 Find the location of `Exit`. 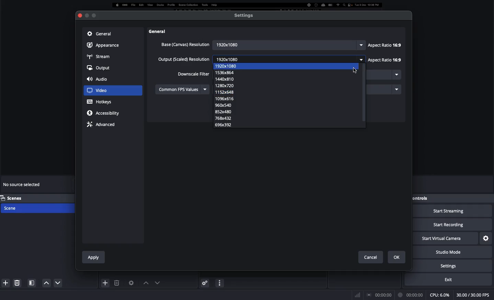

Exit is located at coordinates (453, 279).